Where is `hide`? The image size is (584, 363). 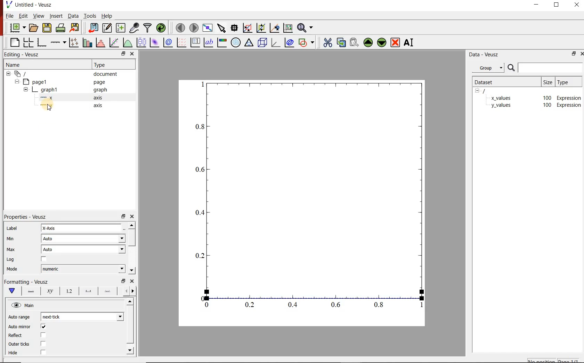
hide is located at coordinates (26, 89).